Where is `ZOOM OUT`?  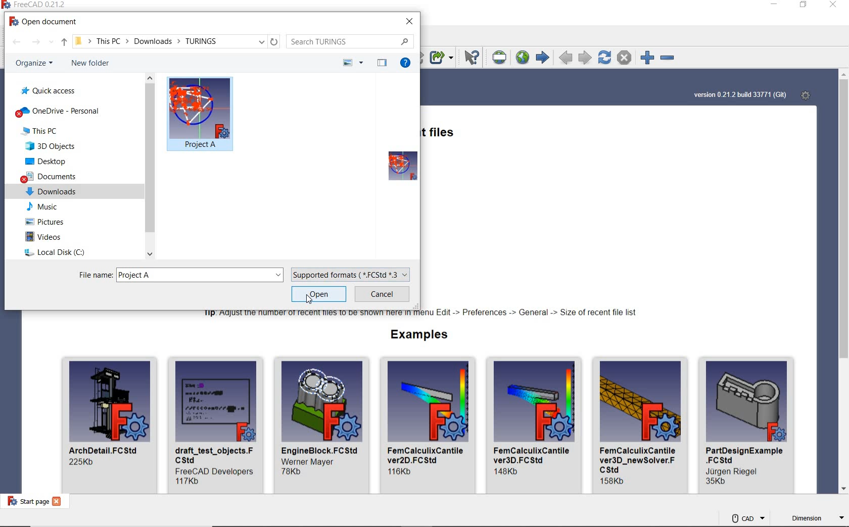 ZOOM OUT is located at coordinates (669, 59).